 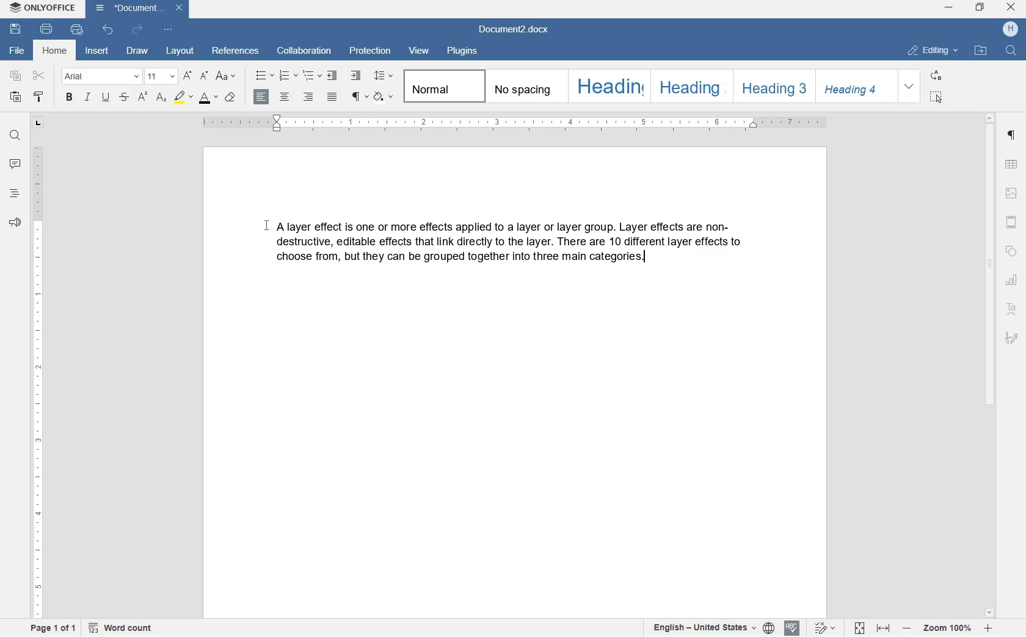 I want to click on normal, so click(x=442, y=86).